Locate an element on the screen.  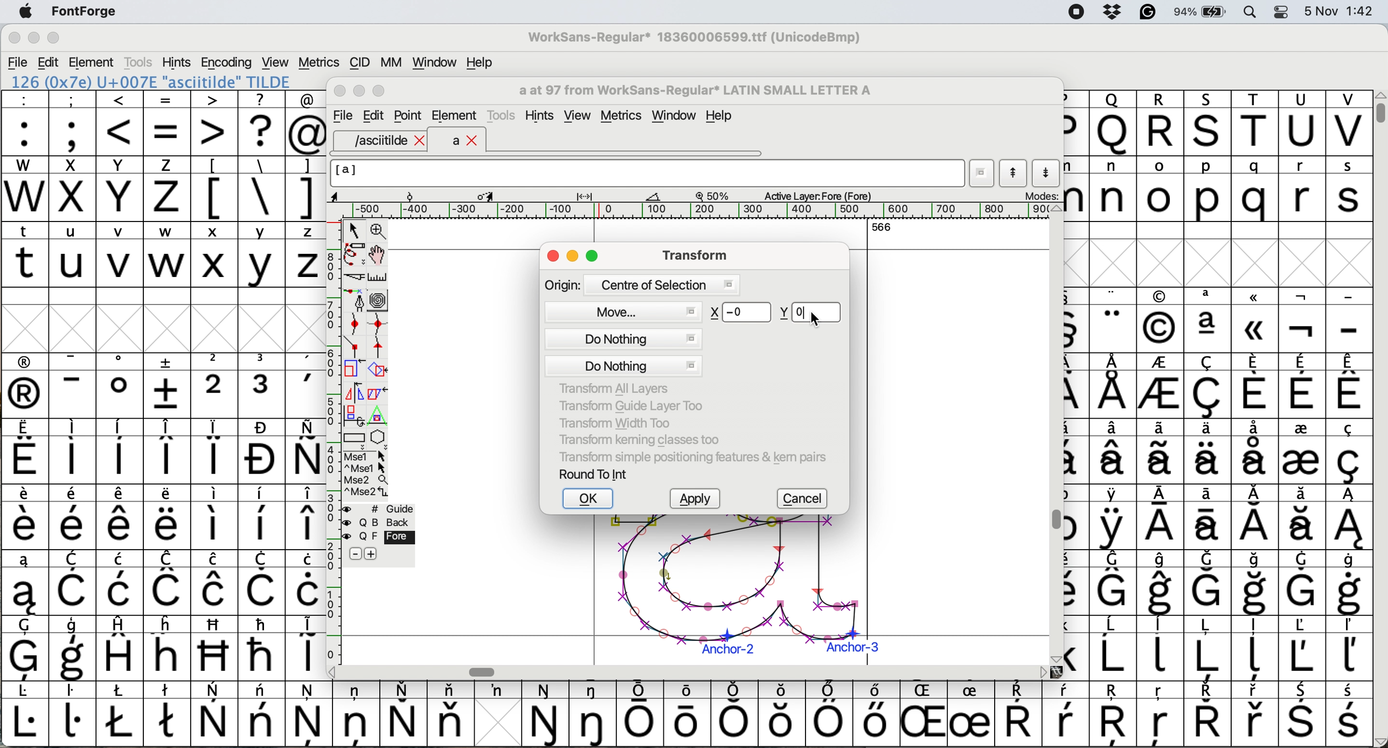
symbol is located at coordinates (167, 517).